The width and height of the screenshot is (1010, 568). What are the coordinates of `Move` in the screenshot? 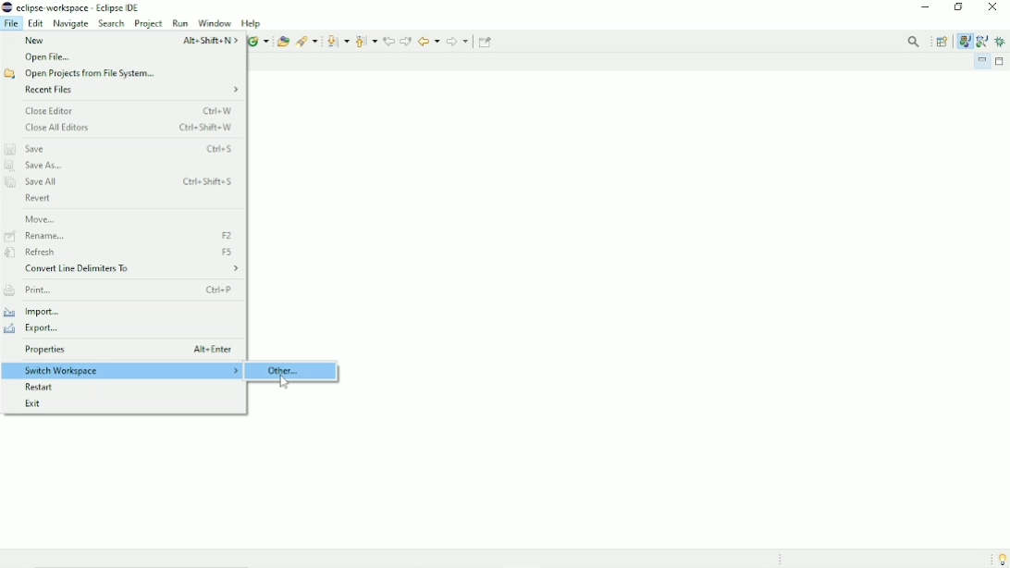 It's located at (41, 218).